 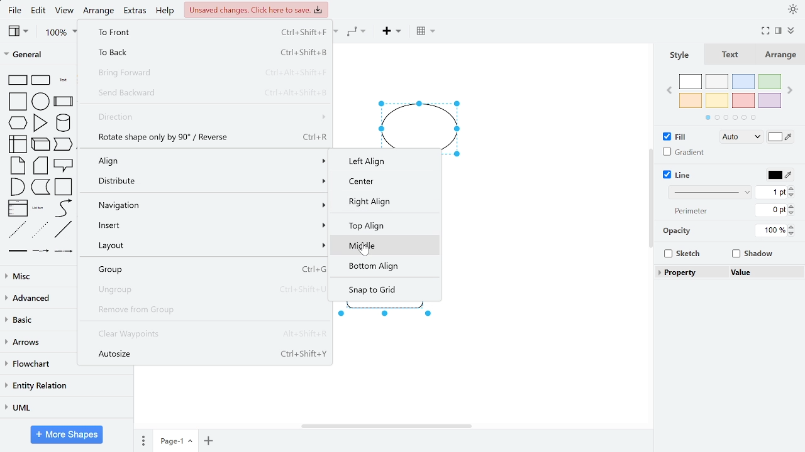 I want to click on top align, so click(x=386, y=227).